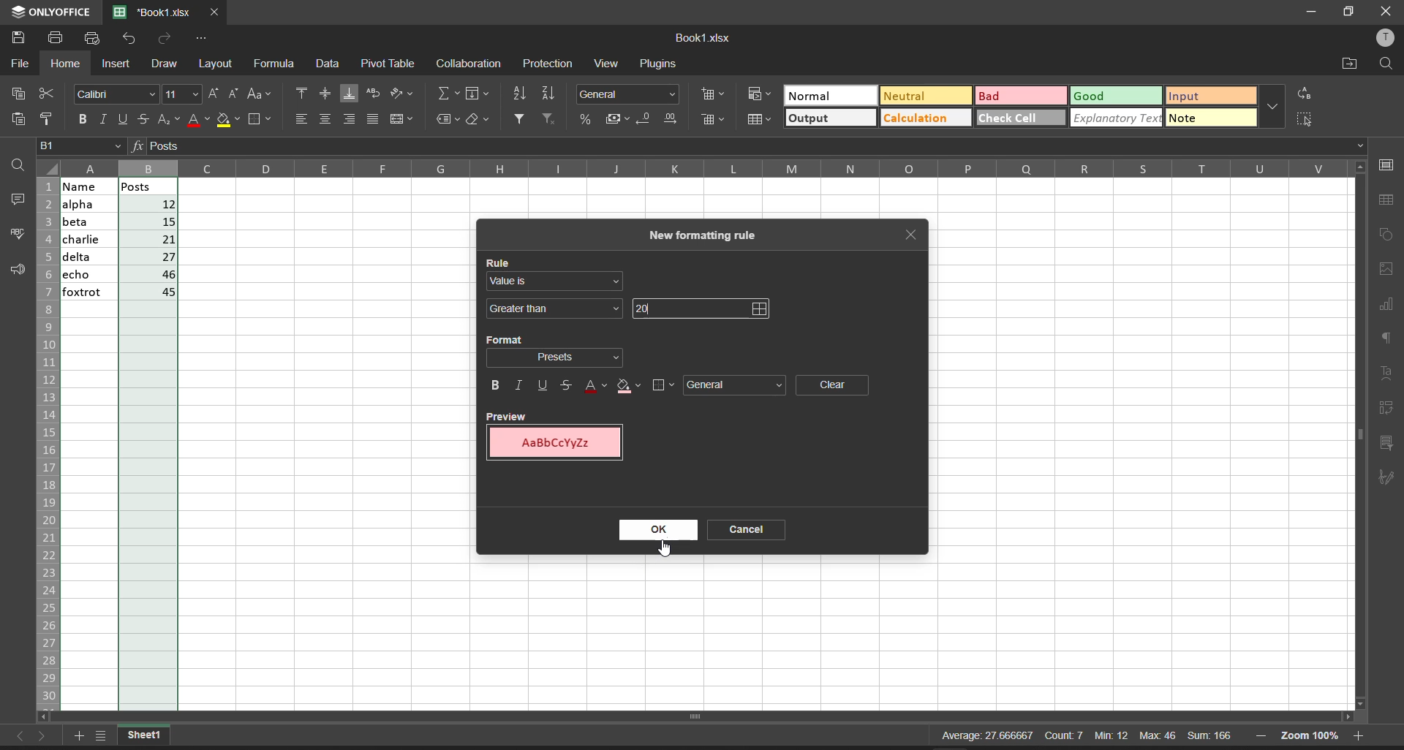 This screenshot has height=750, width=1404. What do you see at coordinates (614, 116) in the screenshot?
I see `accounting style` at bounding box center [614, 116].